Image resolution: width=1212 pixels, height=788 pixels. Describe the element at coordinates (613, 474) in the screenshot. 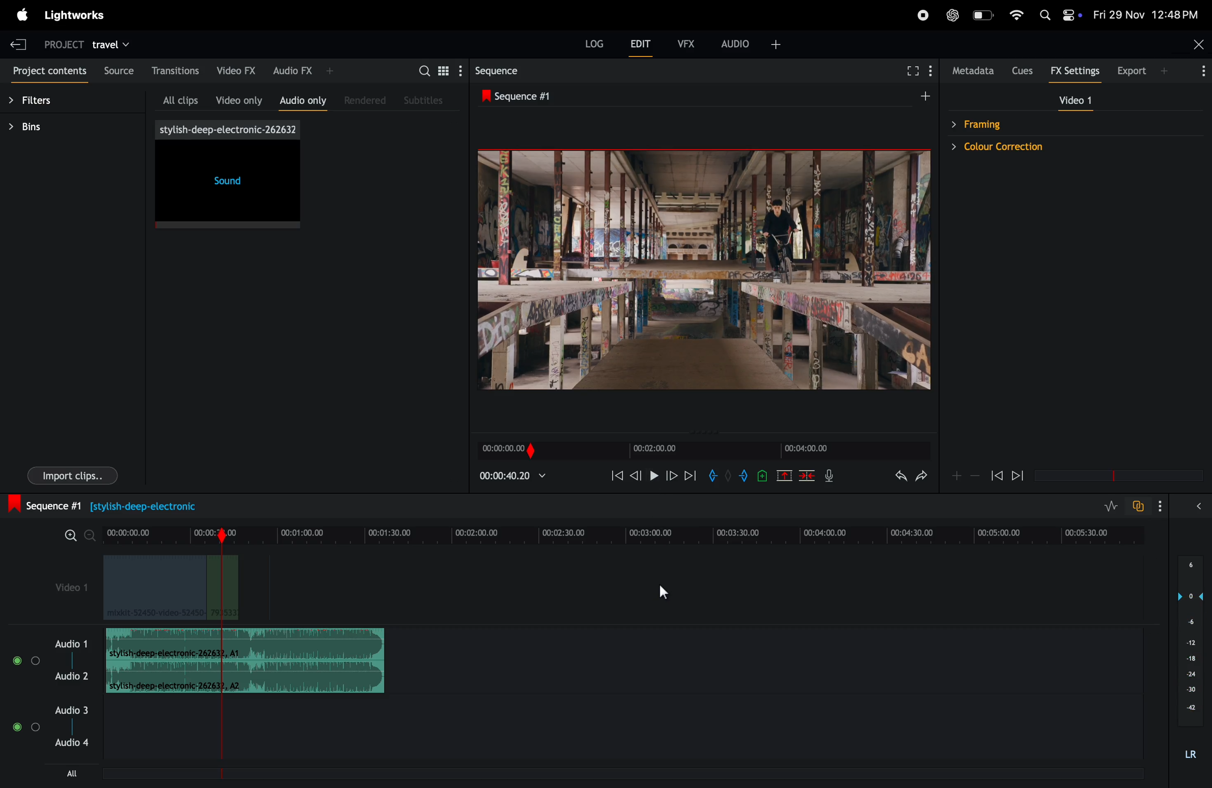

I see `previous frame` at that location.